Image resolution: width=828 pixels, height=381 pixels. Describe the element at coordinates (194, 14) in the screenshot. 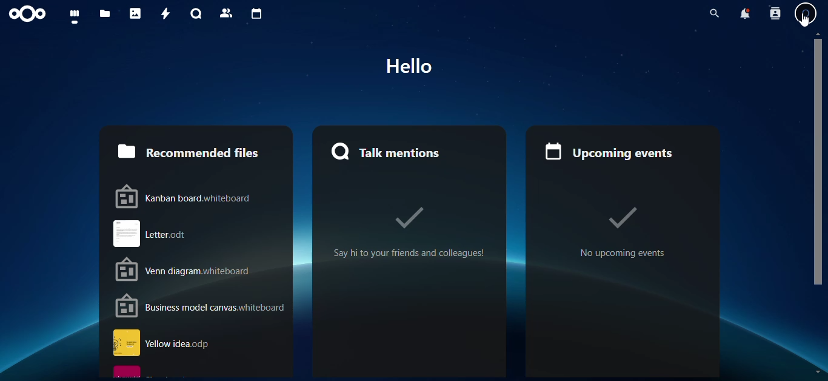

I see `talk` at that location.